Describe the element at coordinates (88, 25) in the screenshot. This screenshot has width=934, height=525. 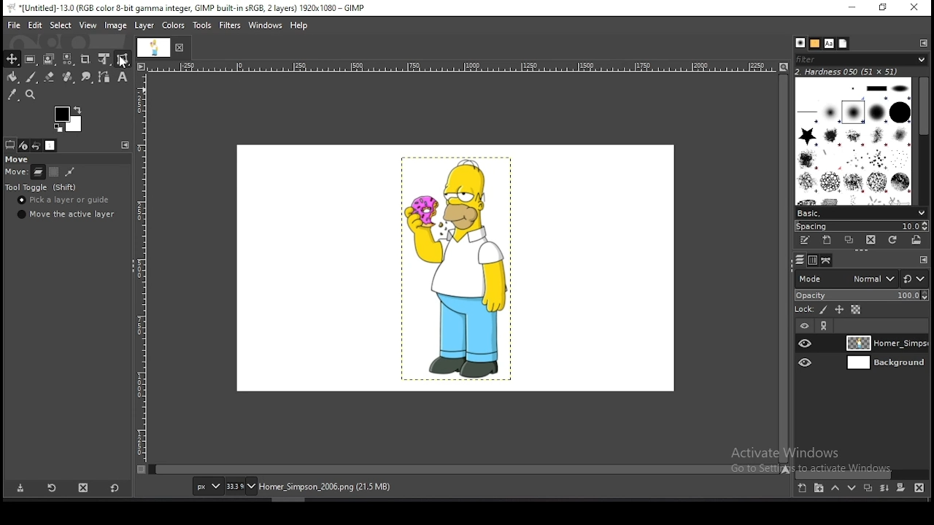
I see `view` at that location.